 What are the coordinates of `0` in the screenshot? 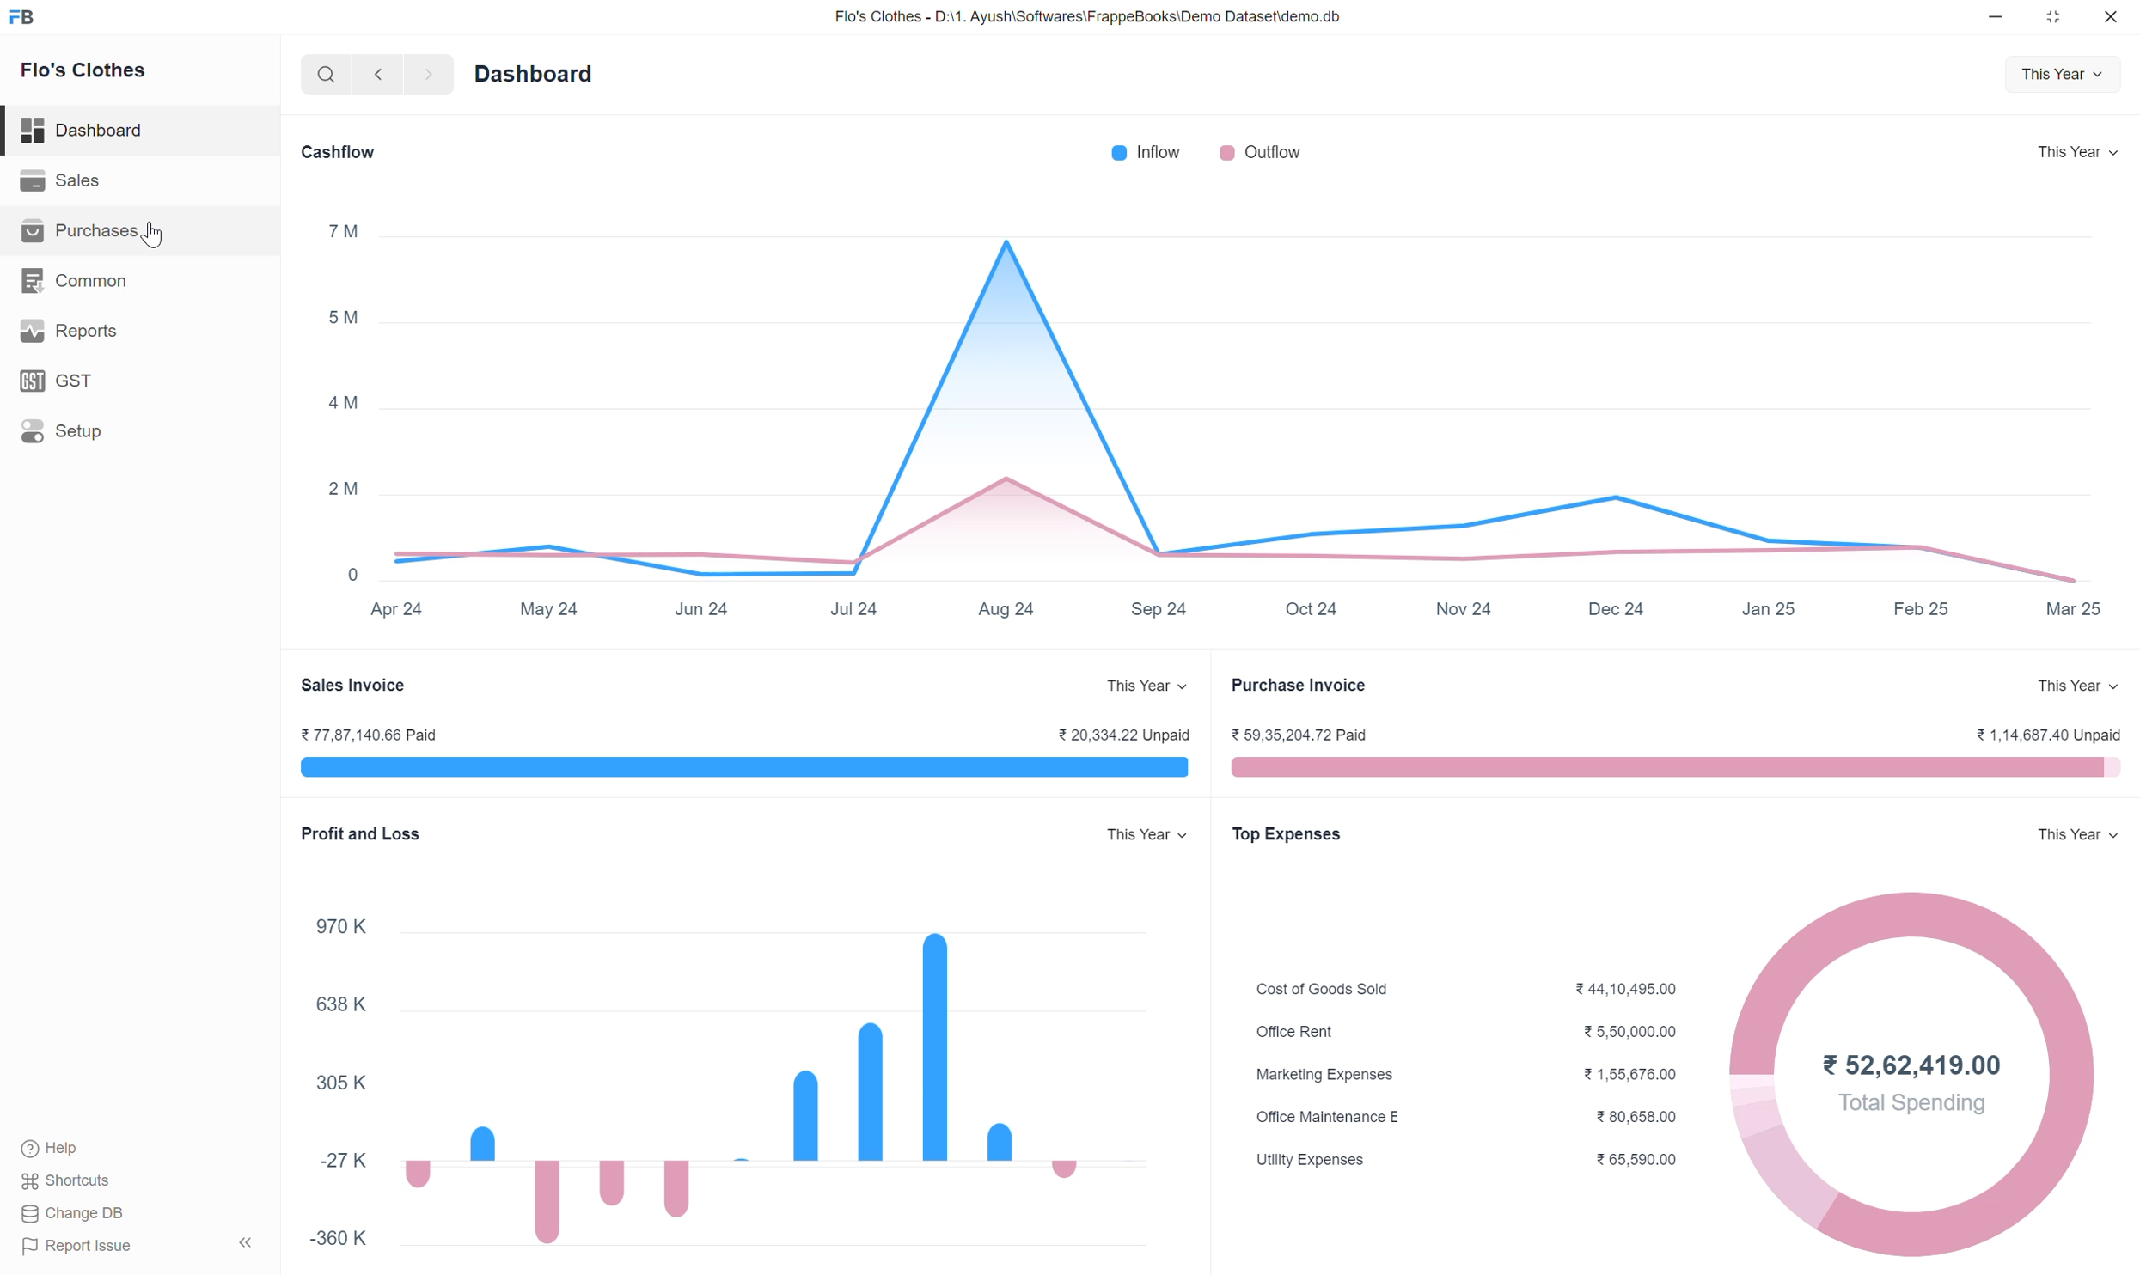 It's located at (354, 574).